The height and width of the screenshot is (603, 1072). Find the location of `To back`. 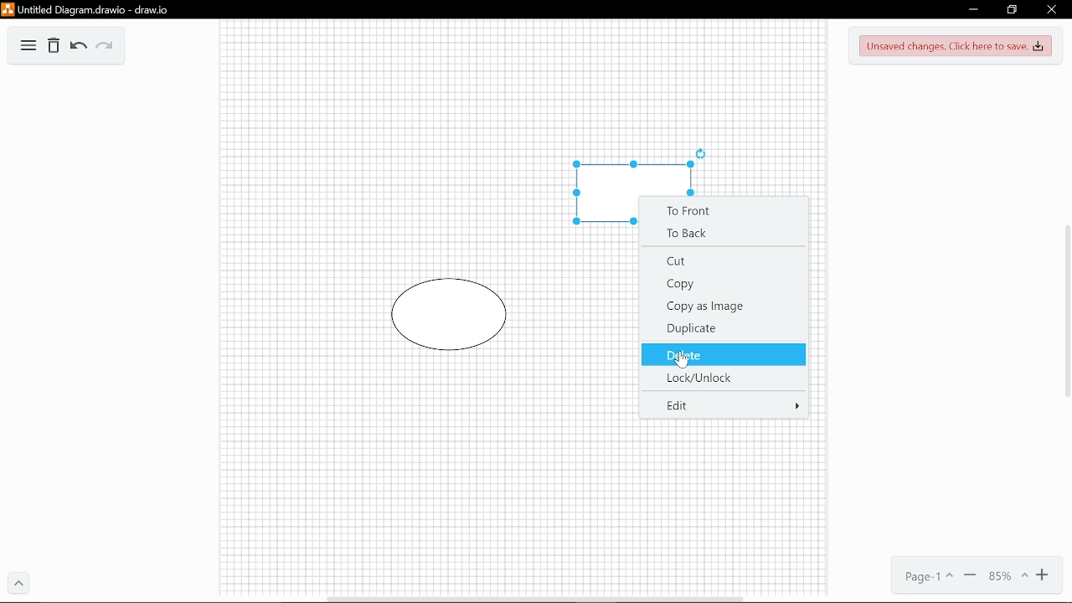

To back is located at coordinates (725, 234).